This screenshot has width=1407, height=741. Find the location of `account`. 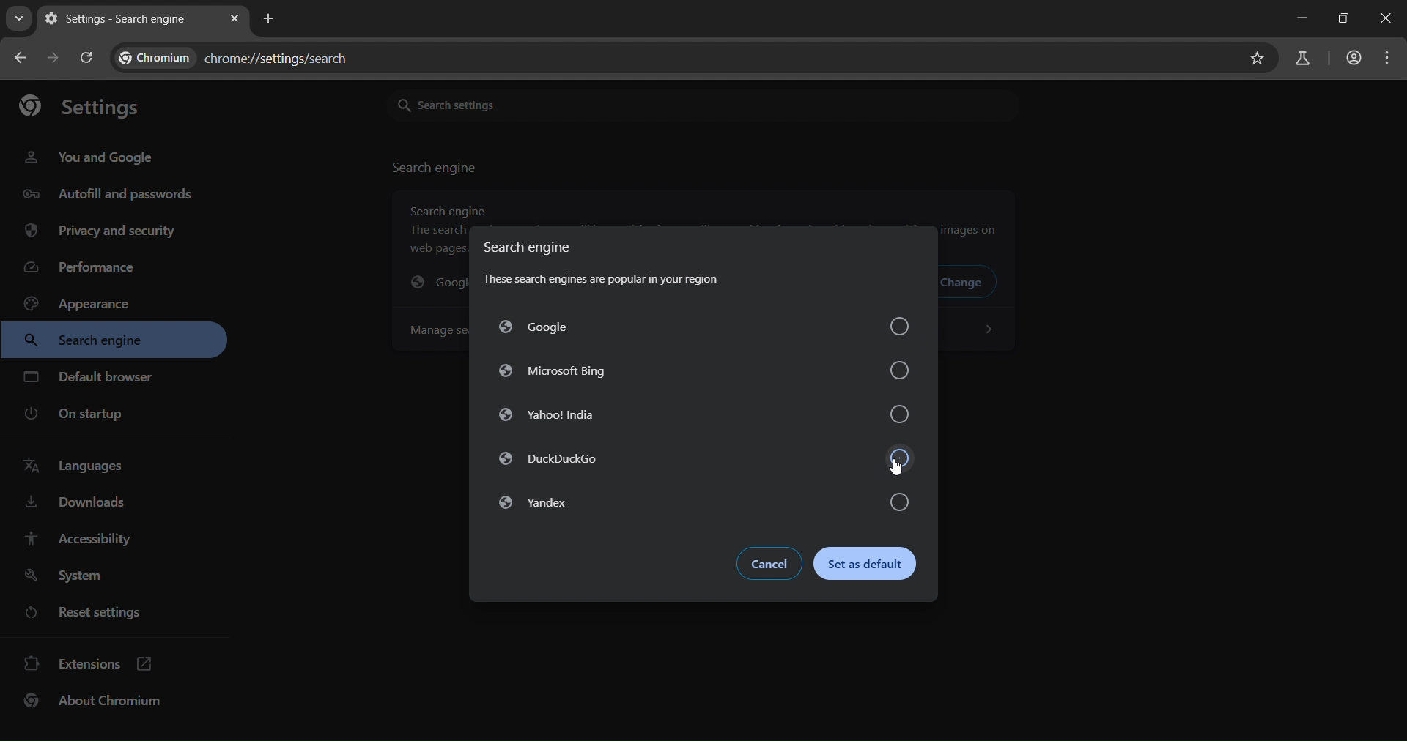

account is located at coordinates (1354, 60).